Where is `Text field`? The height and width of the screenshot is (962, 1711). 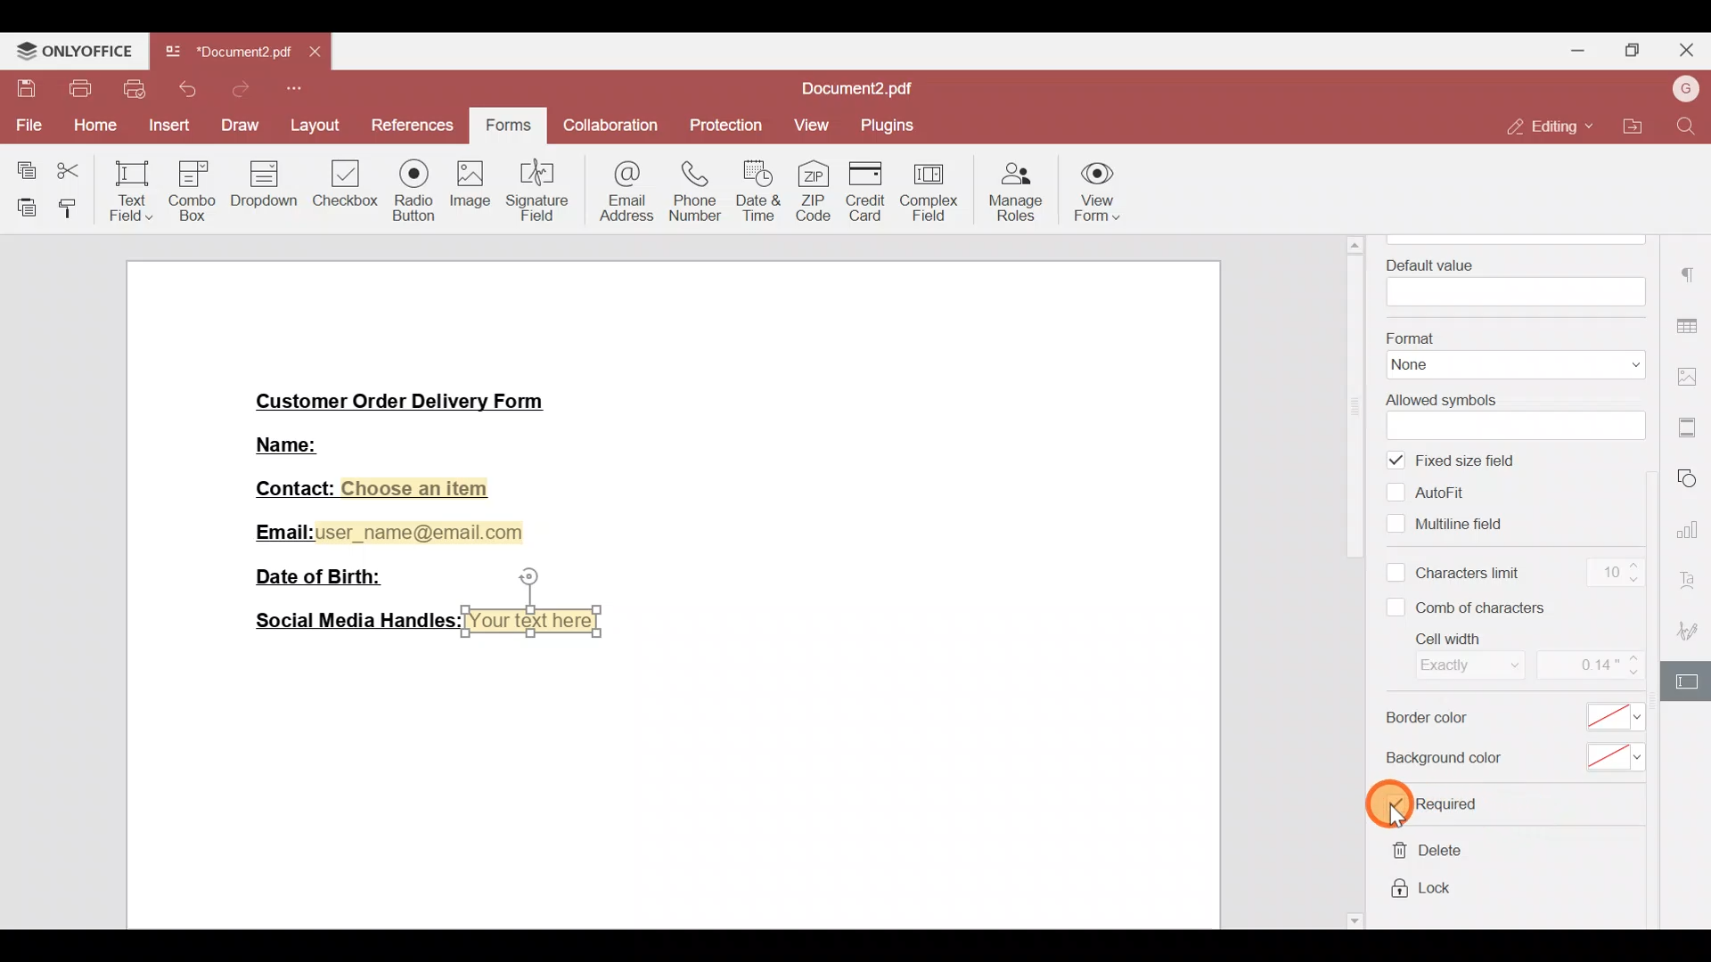 Text field is located at coordinates (126, 192).